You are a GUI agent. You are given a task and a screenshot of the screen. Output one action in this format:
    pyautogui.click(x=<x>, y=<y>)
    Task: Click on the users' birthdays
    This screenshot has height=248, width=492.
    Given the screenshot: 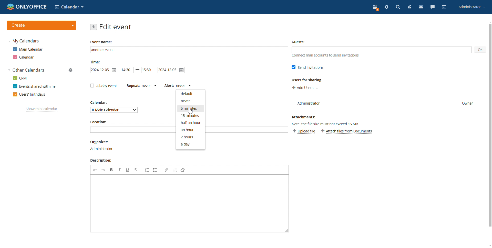 What is the action you would take?
    pyautogui.click(x=29, y=95)
    